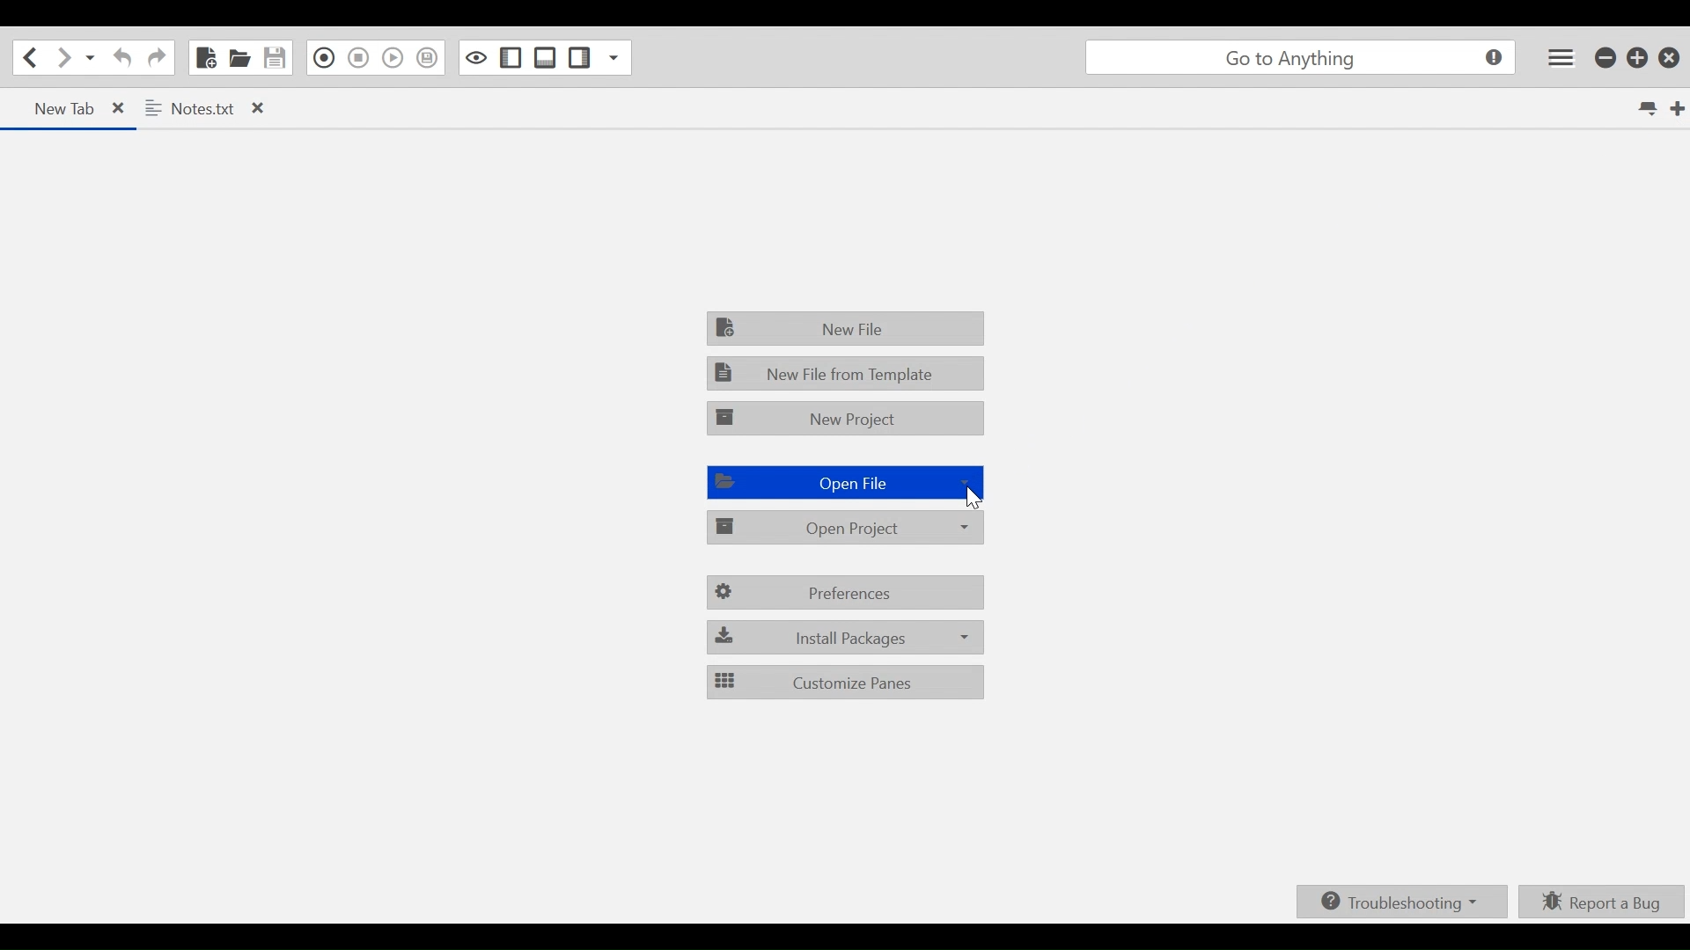  What do you see at coordinates (1562, 58) in the screenshot?
I see `Application menu` at bounding box center [1562, 58].